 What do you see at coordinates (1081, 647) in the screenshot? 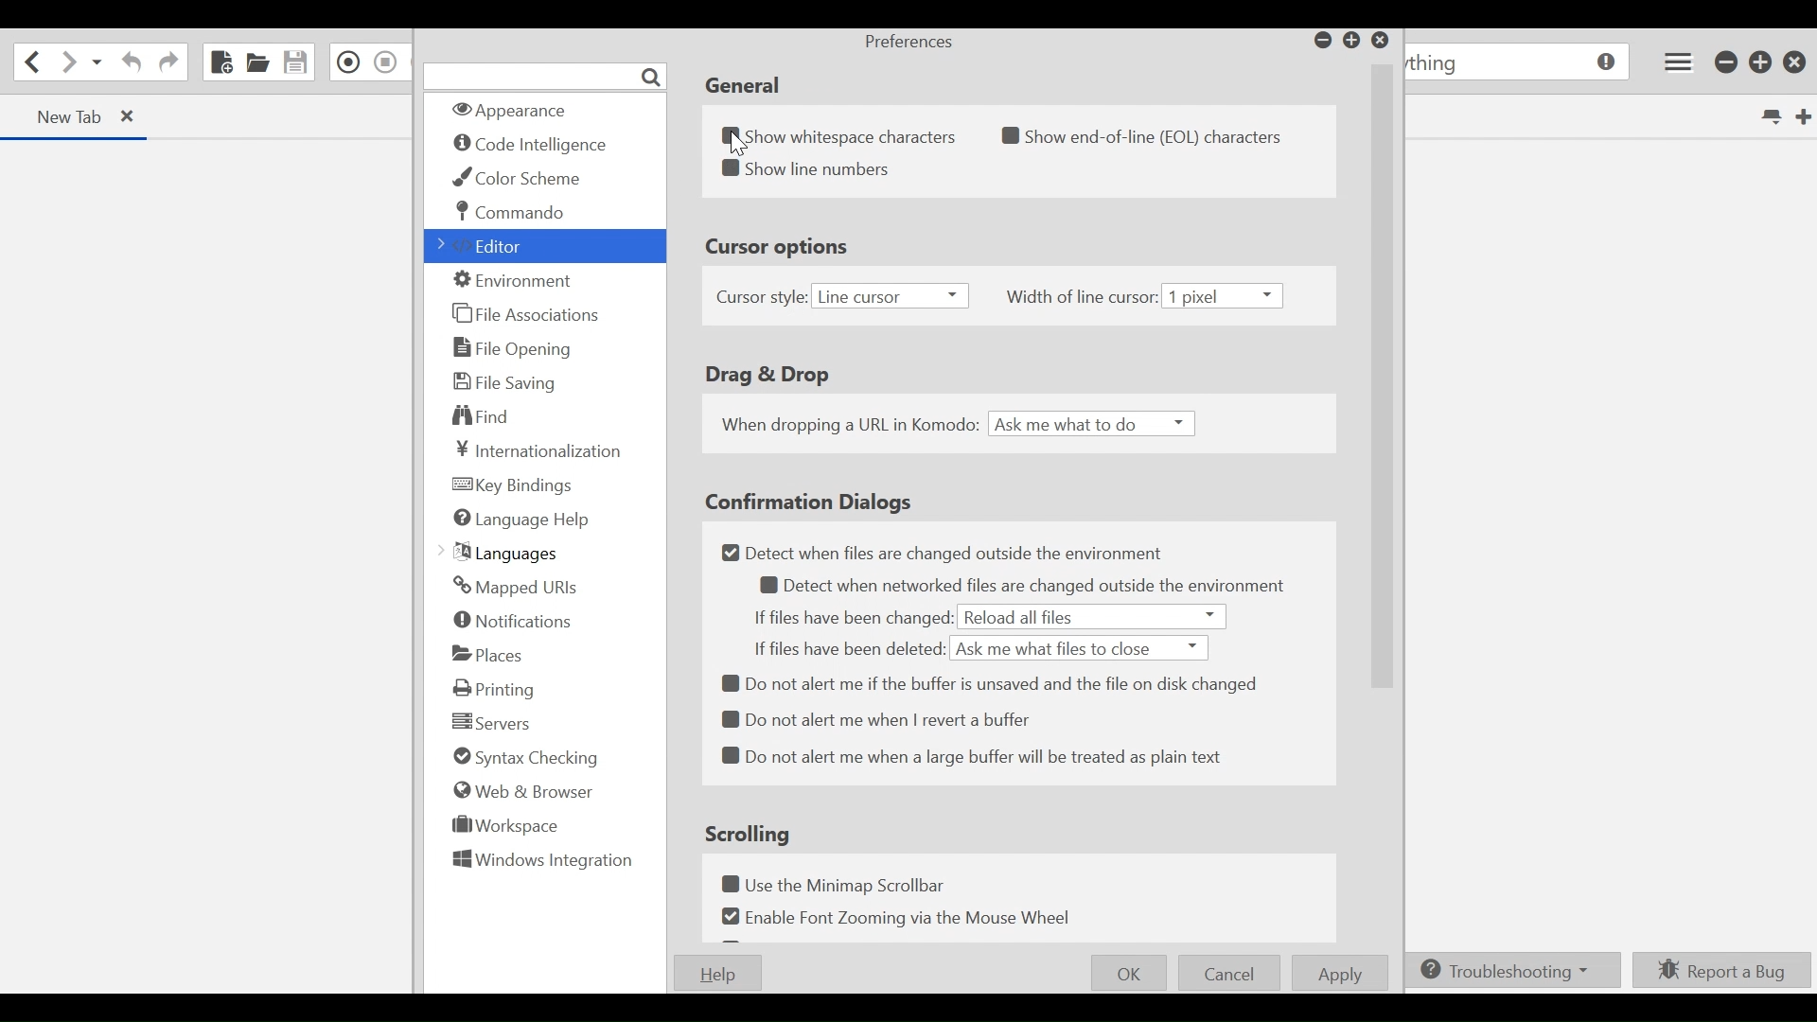
I see ` Ask me what files to close ` at bounding box center [1081, 647].